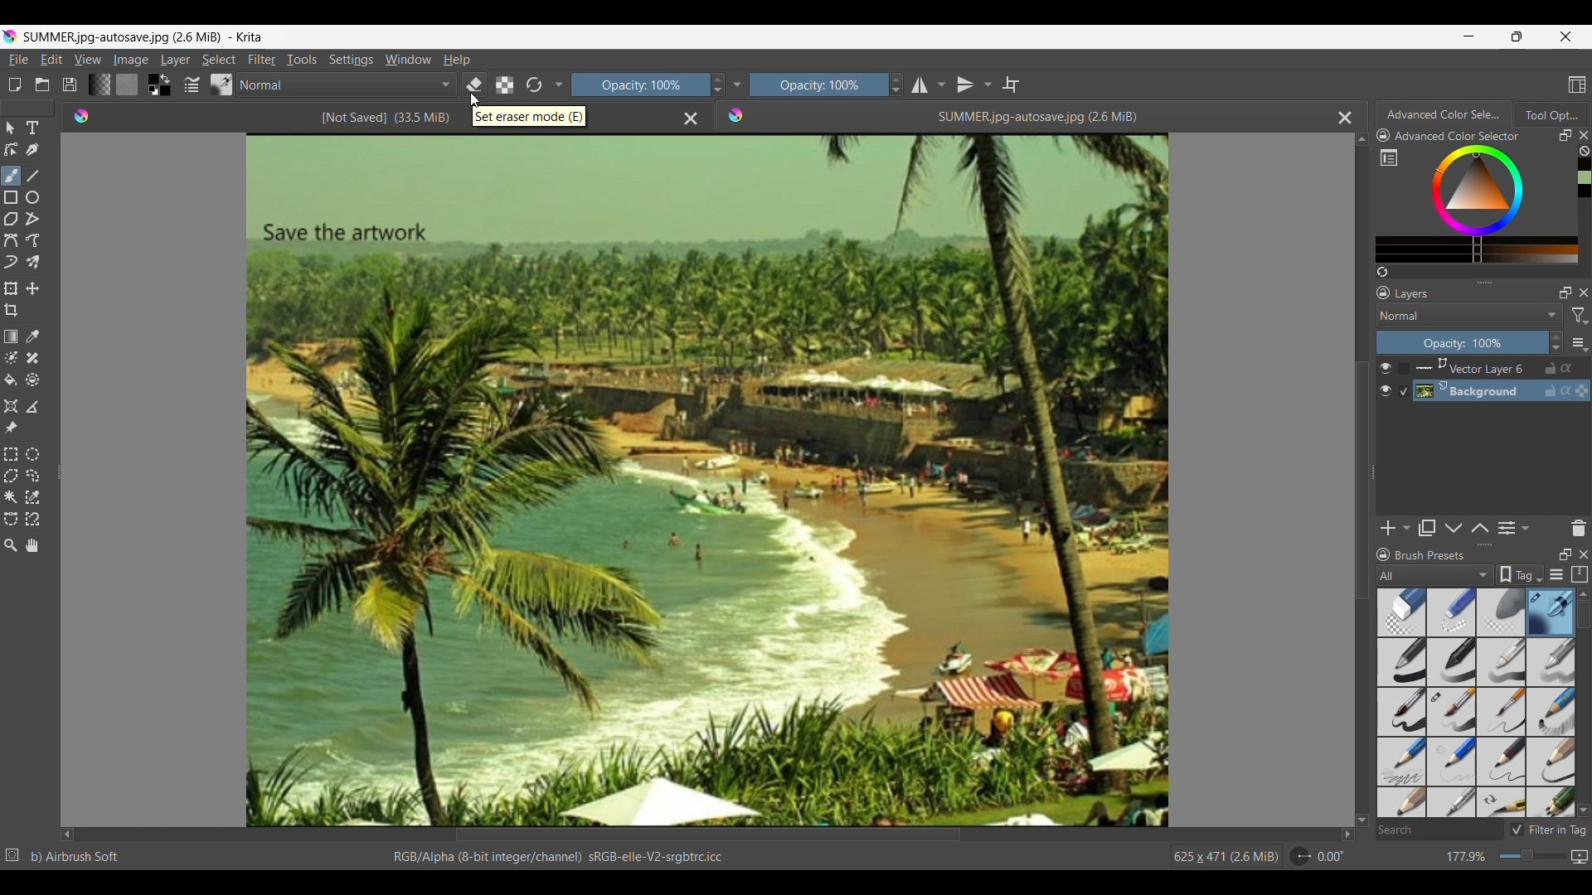  What do you see at coordinates (1382, 272) in the screenshot?
I see `Create a list of colors from the image` at bounding box center [1382, 272].